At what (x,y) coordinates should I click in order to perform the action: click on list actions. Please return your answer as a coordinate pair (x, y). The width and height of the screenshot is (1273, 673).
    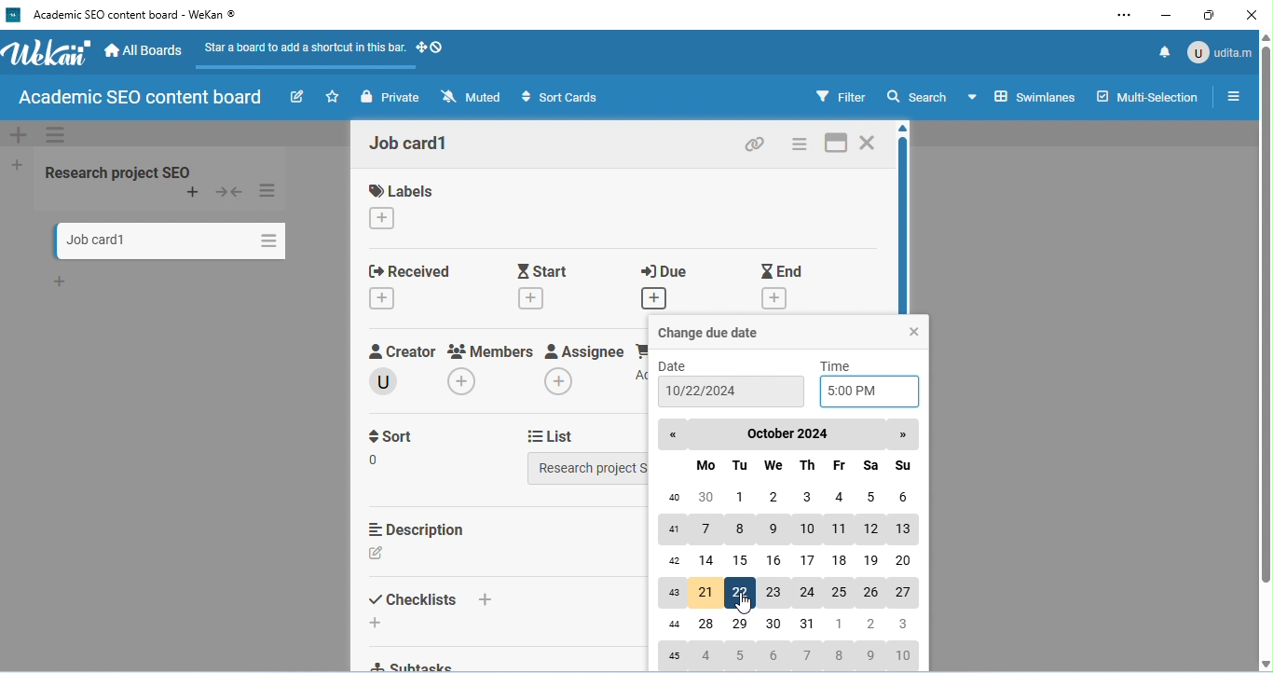
    Looking at the image, I should click on (269, 191).